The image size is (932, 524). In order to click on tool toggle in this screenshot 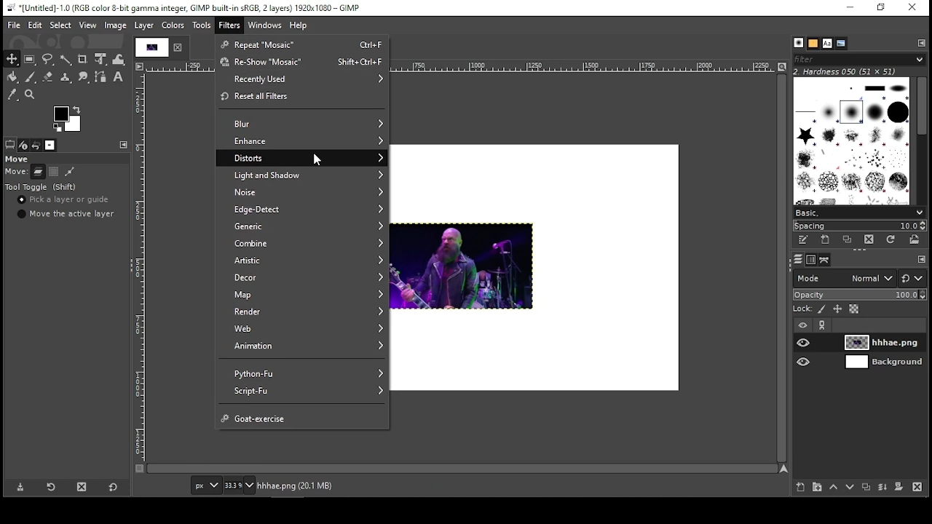, I will do `click(40, 187)`.